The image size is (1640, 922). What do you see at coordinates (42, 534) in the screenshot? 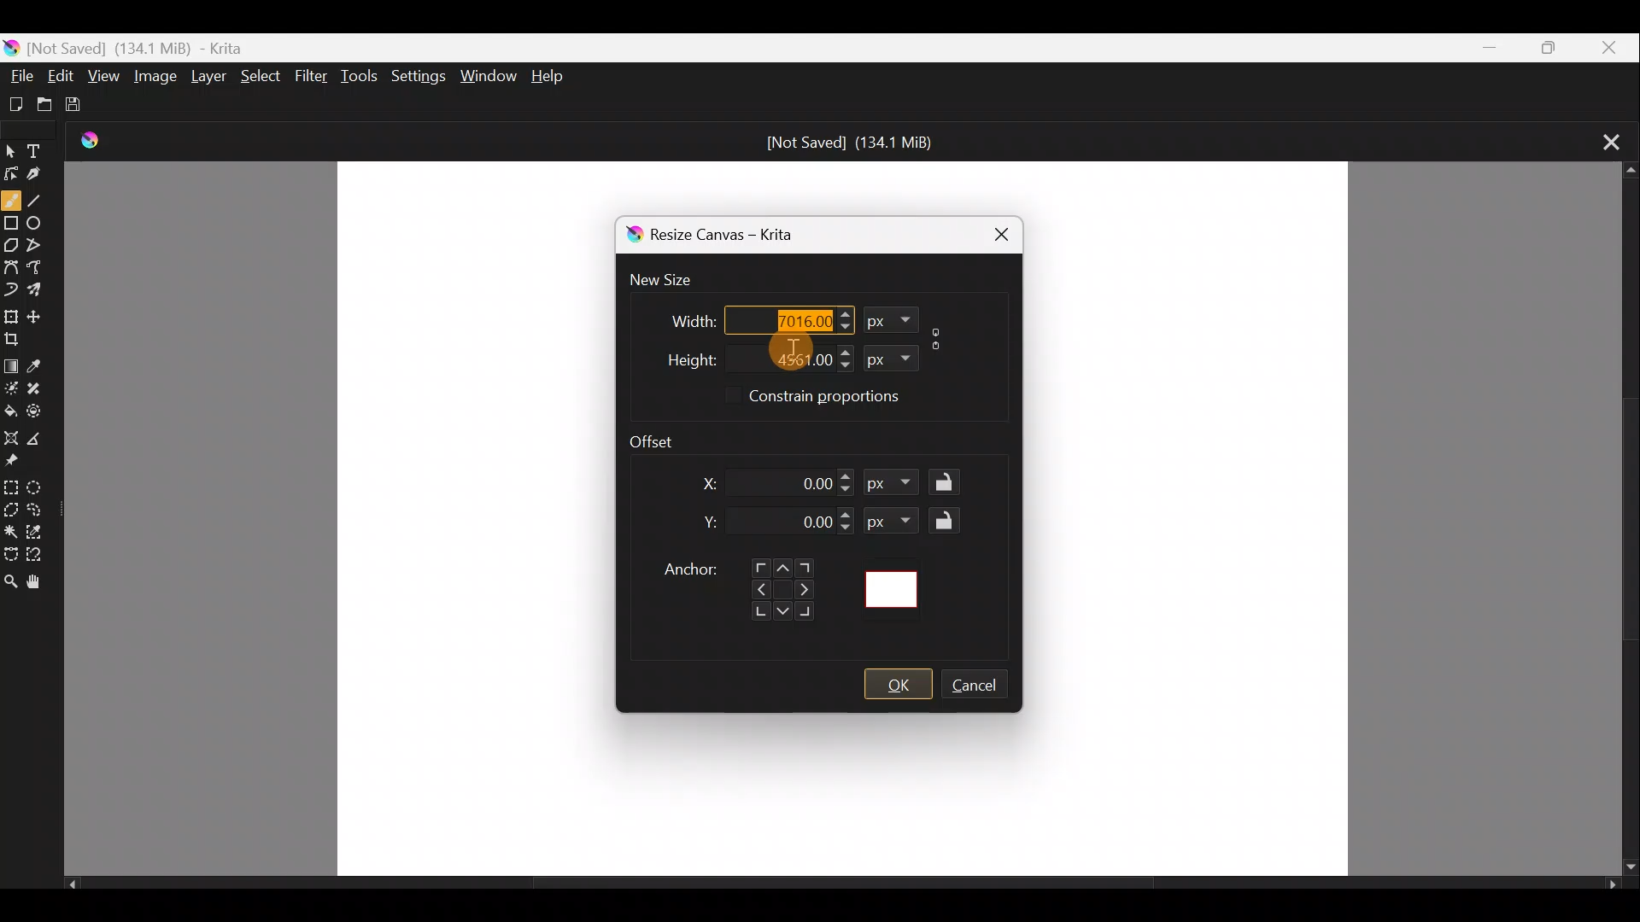
I see `Similar colour selection tool` at bounding box center [42, 534].